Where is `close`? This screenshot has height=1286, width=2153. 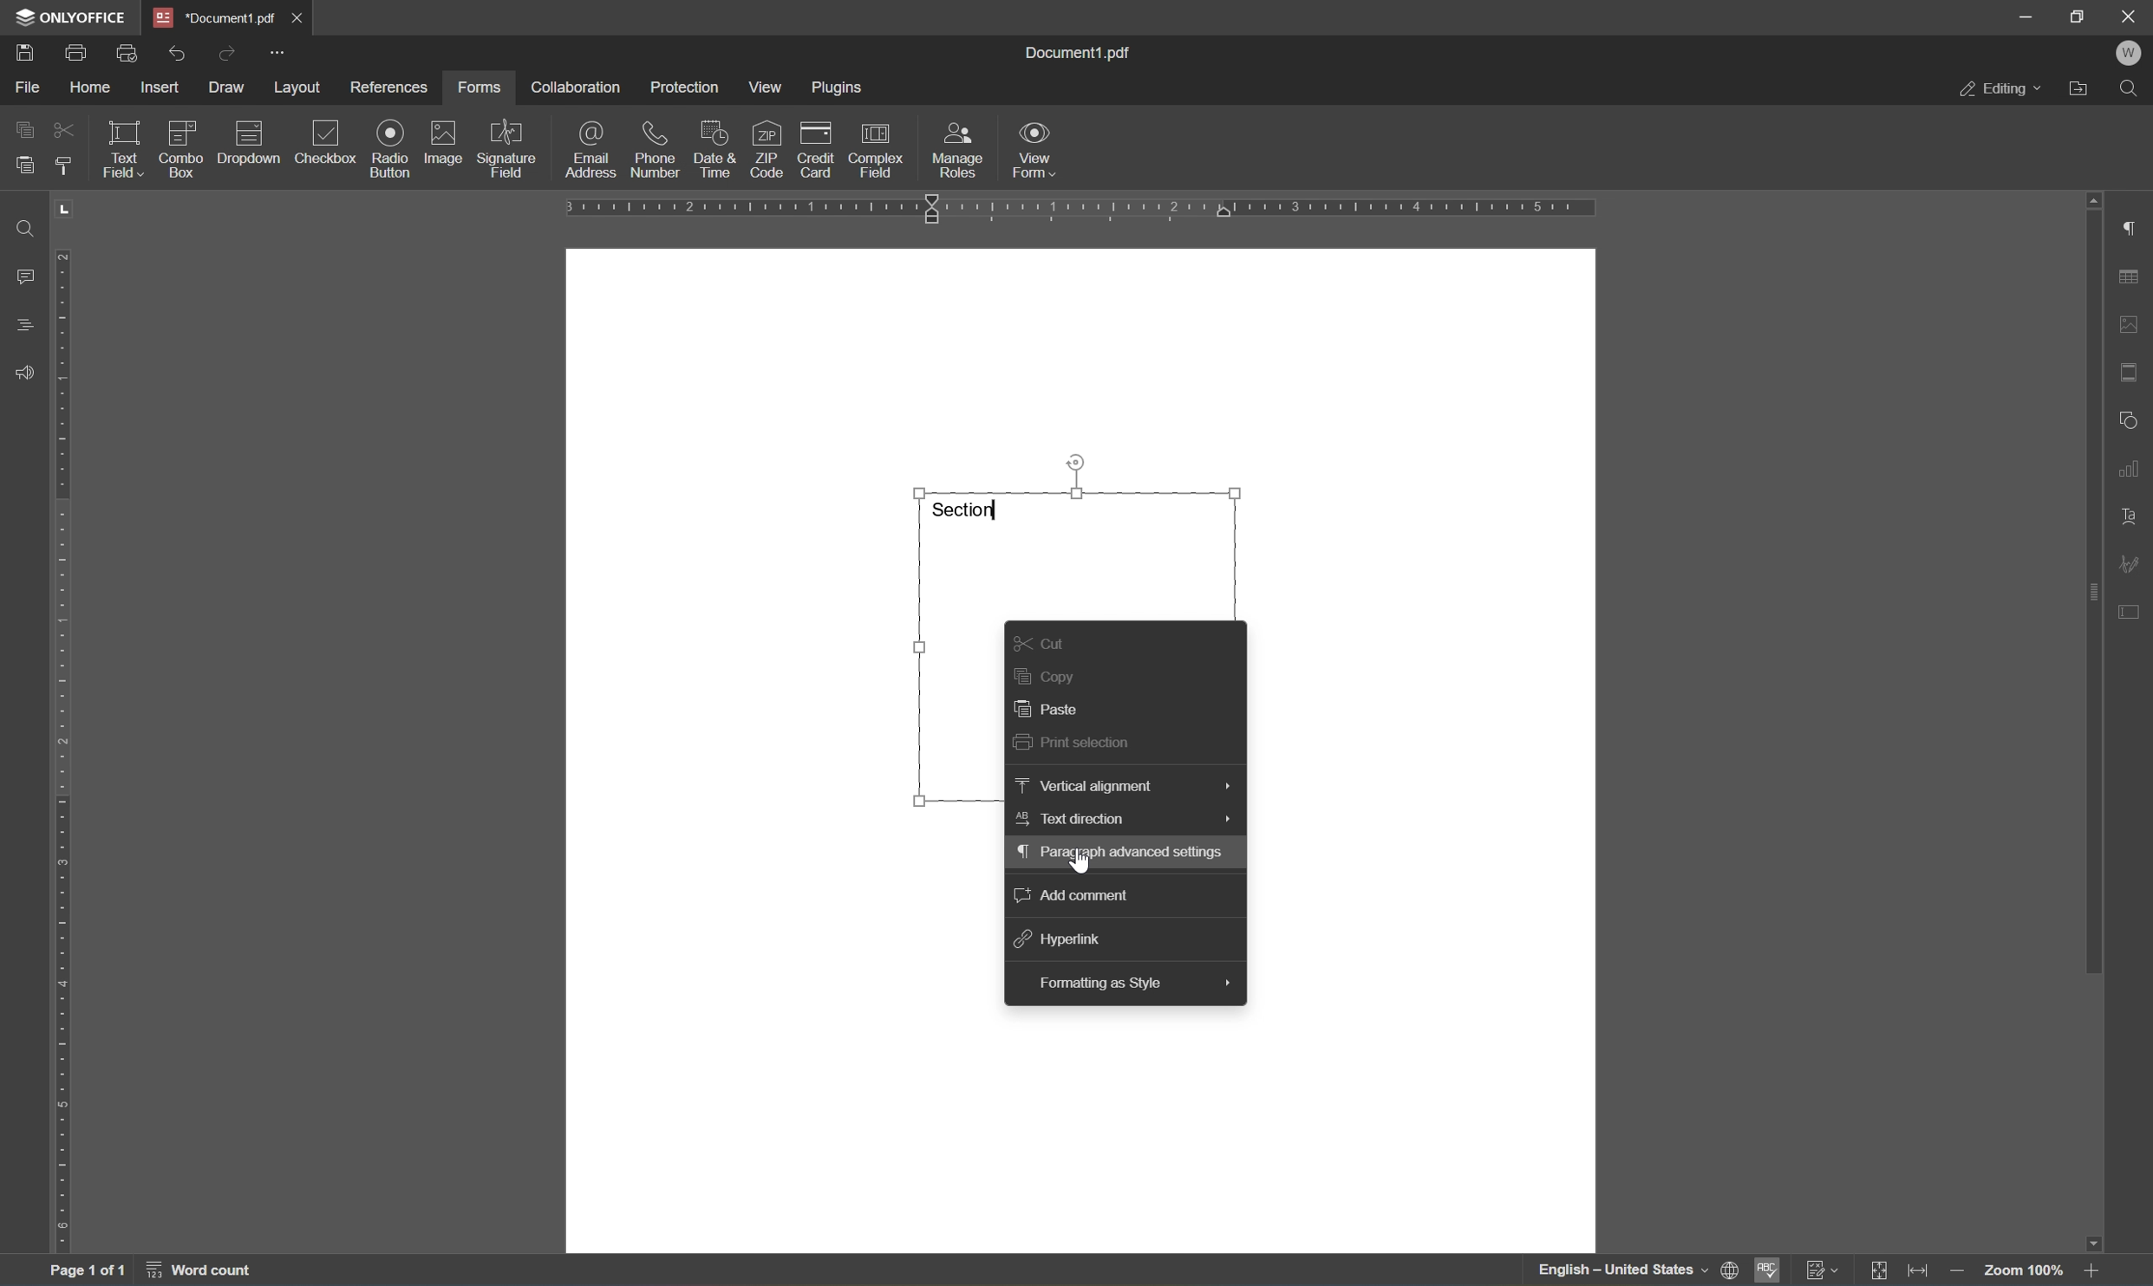 close is located at coordinates (299, 16).